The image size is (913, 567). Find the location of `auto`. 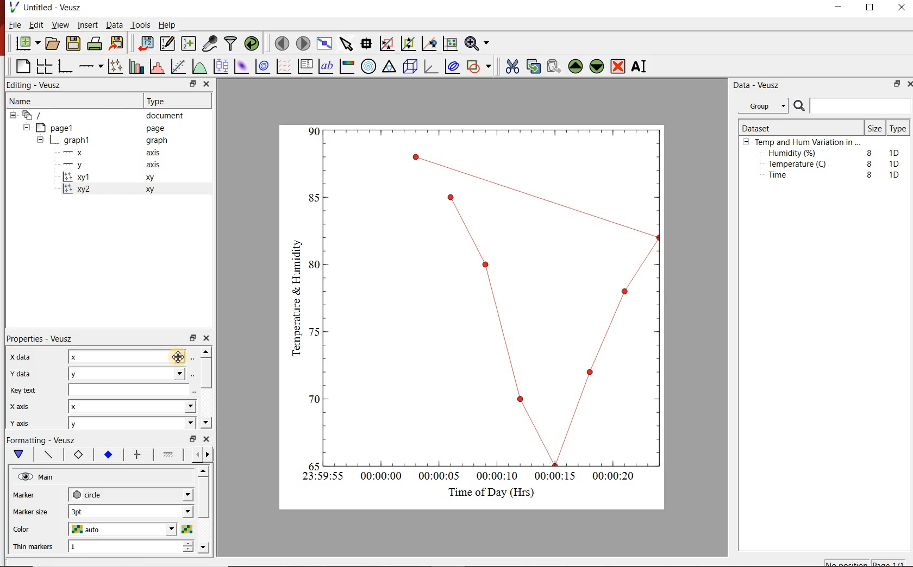

auto is located at coordinates (87, 530).